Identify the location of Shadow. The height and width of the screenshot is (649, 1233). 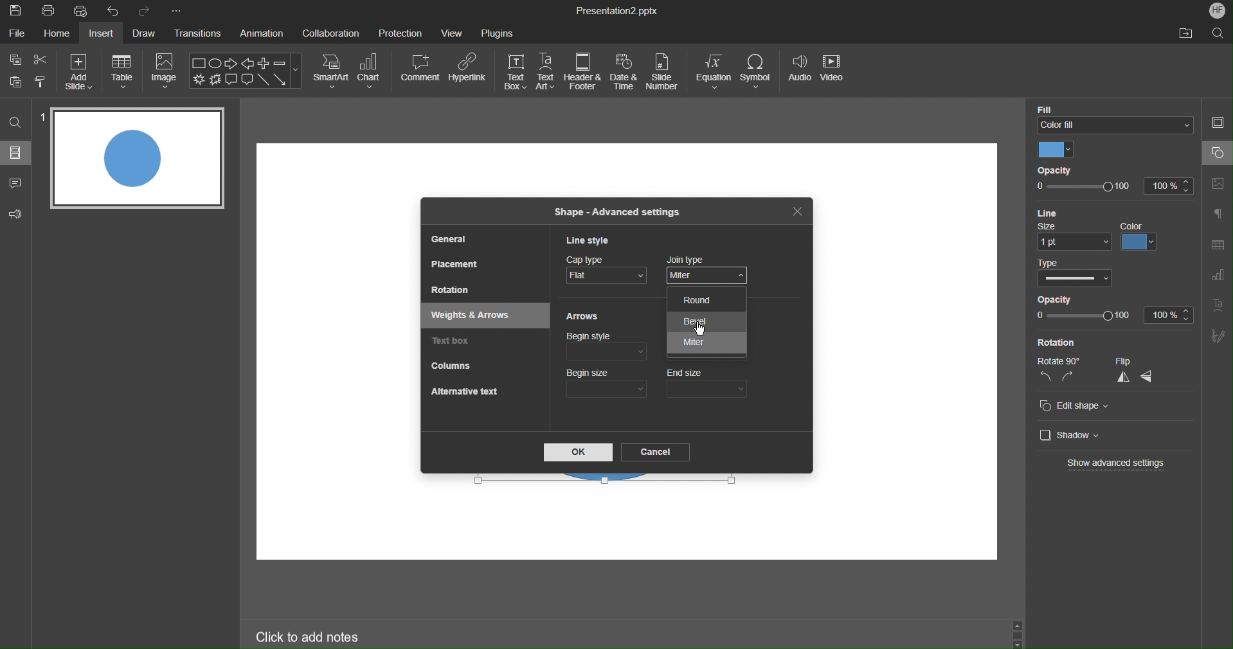
(1066, 435).